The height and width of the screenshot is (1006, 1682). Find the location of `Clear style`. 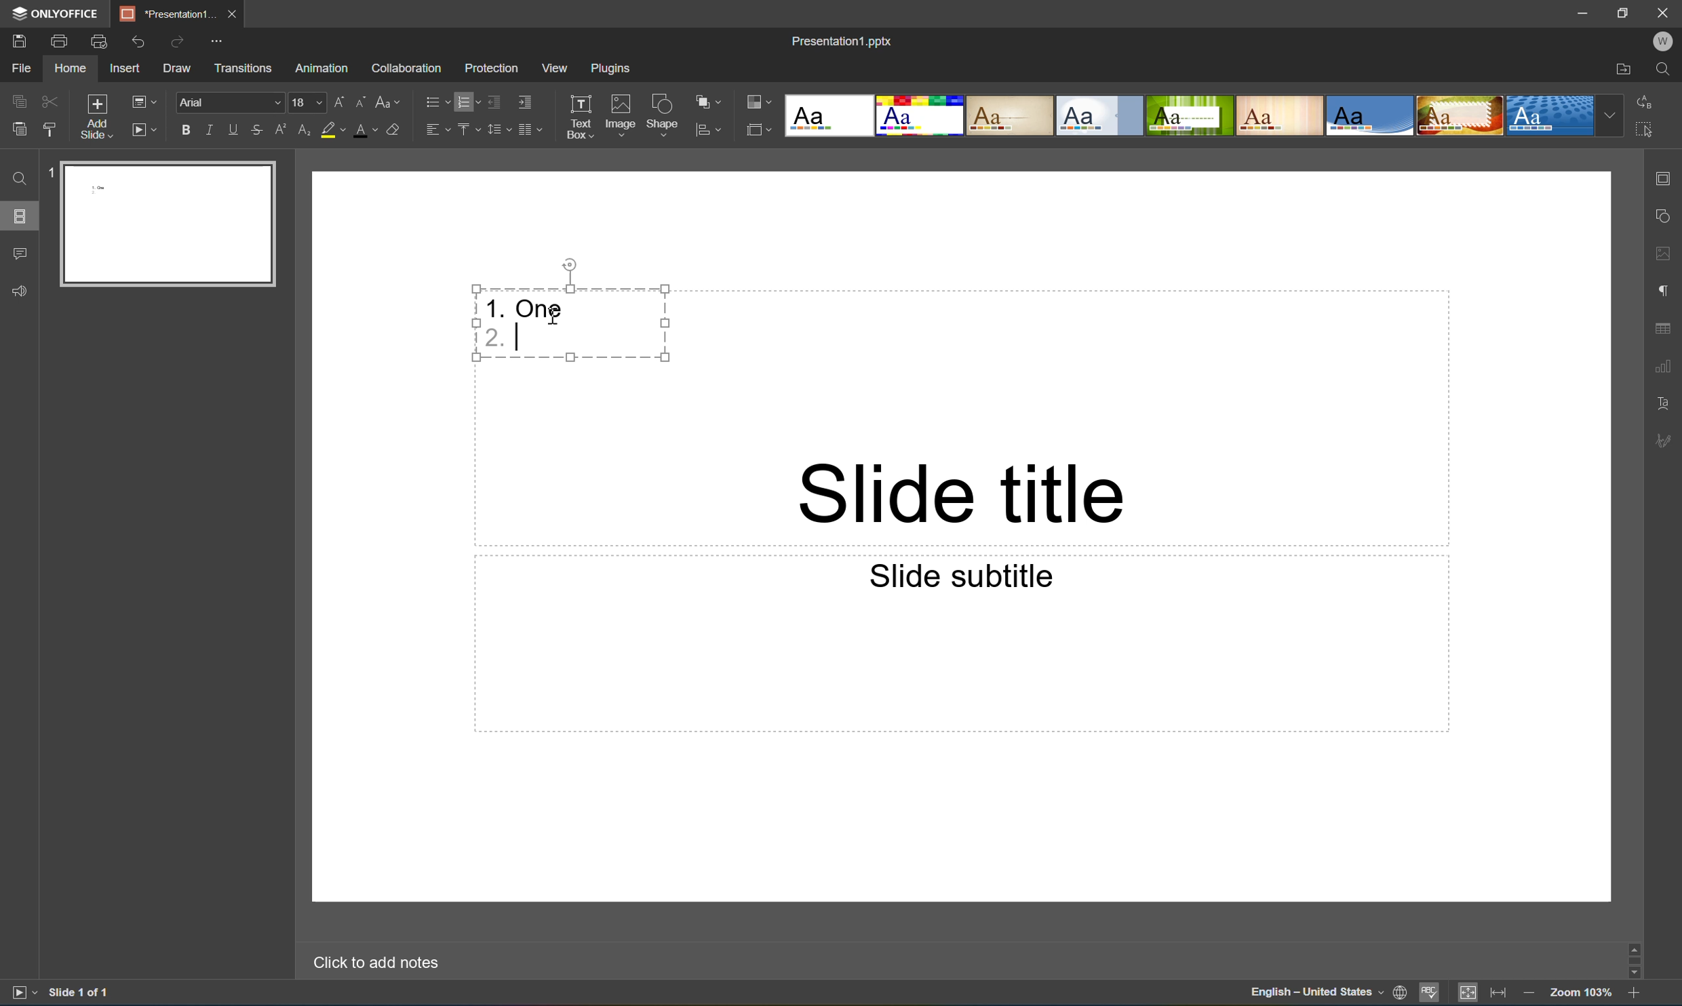

Clear style is located at coordinates (395, 128).